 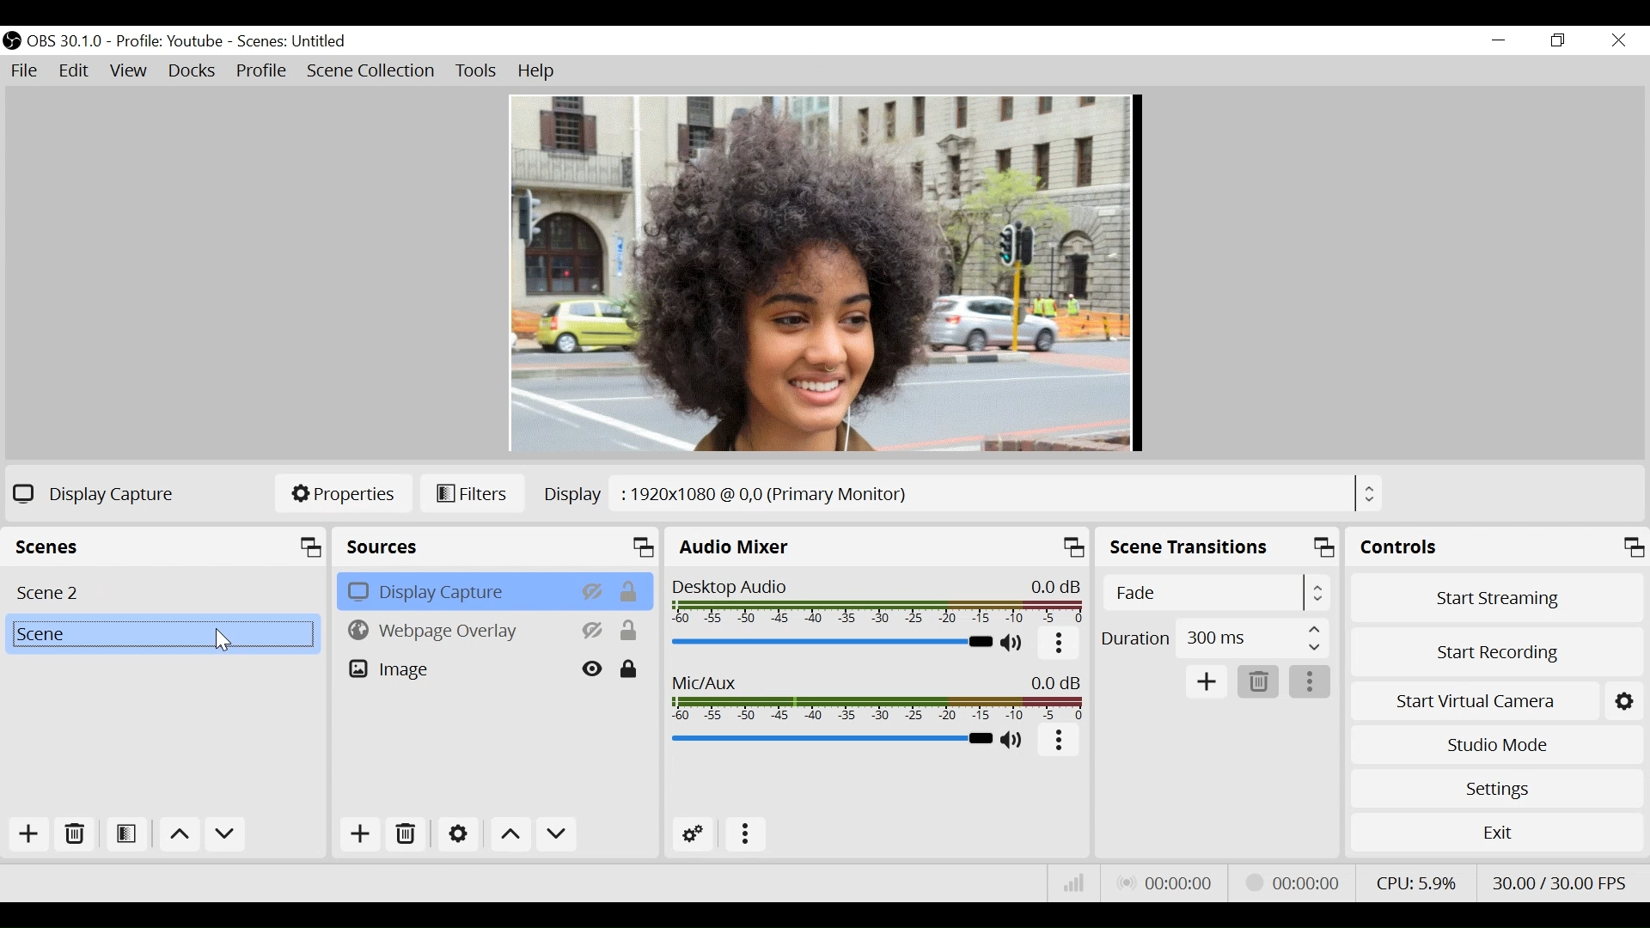 I want to click on Properties, so click(x=342, y=494).